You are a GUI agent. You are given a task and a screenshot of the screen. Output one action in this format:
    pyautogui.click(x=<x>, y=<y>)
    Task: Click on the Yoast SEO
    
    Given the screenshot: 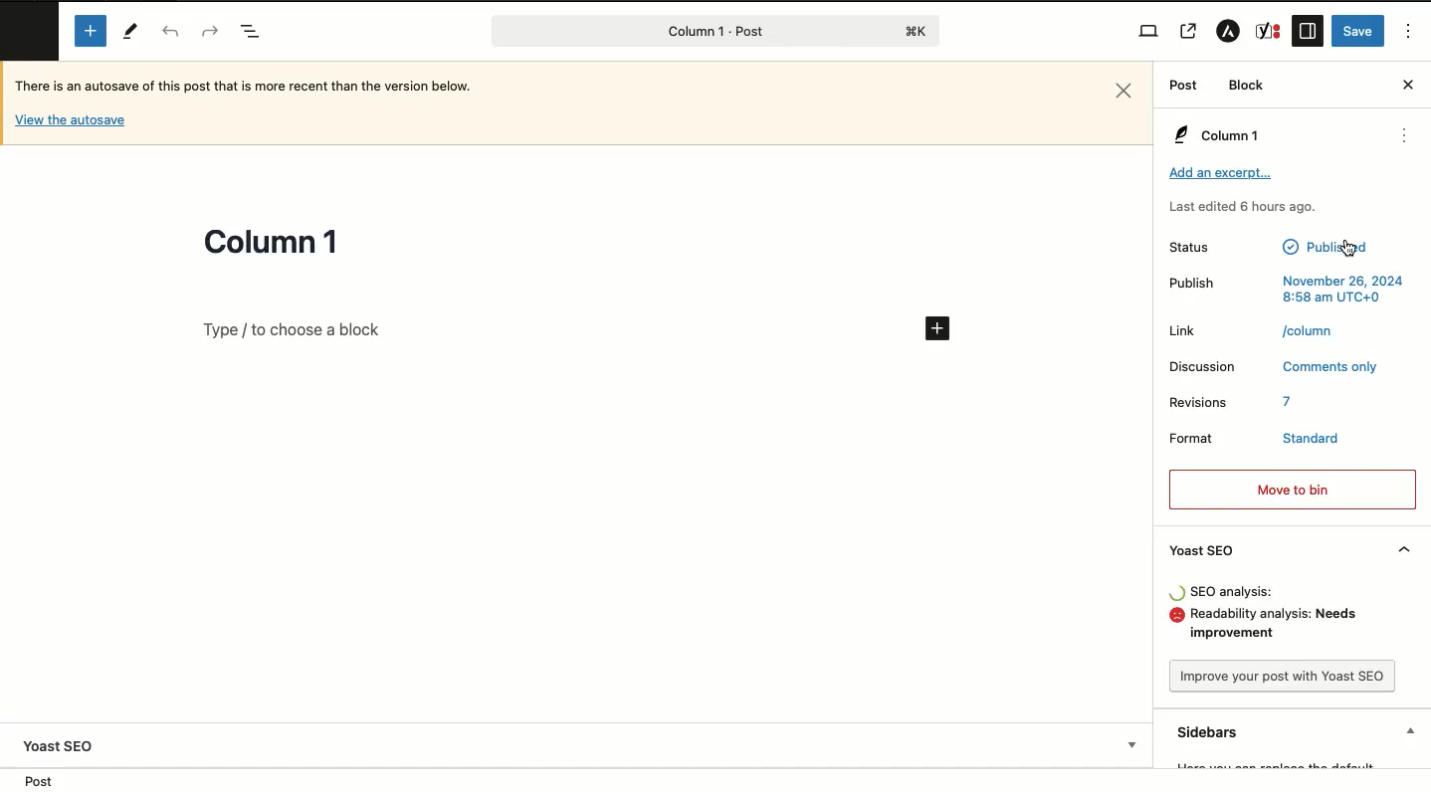 What is the action you would take?
    pyautogui.click(x=65, y=746)
    